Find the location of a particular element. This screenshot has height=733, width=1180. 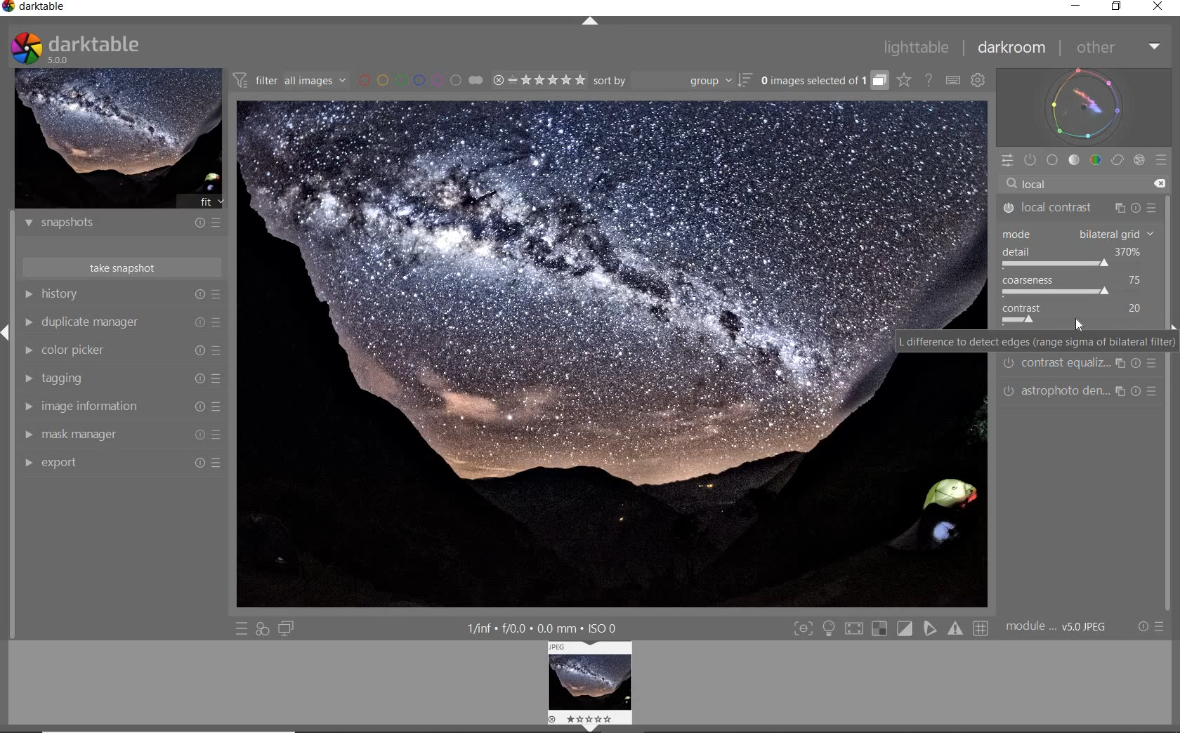

Image Preview is located at coordinates (563, 353).